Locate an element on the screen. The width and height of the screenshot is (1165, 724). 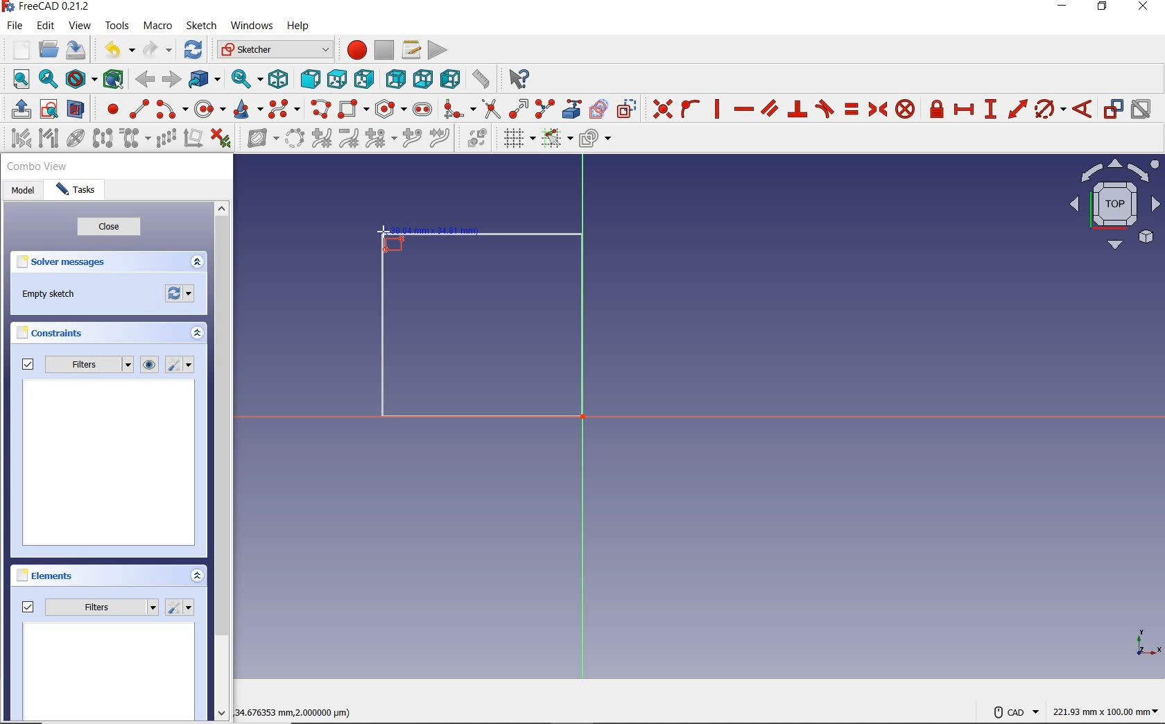
got to linked object is located at coordinates (205, 81).